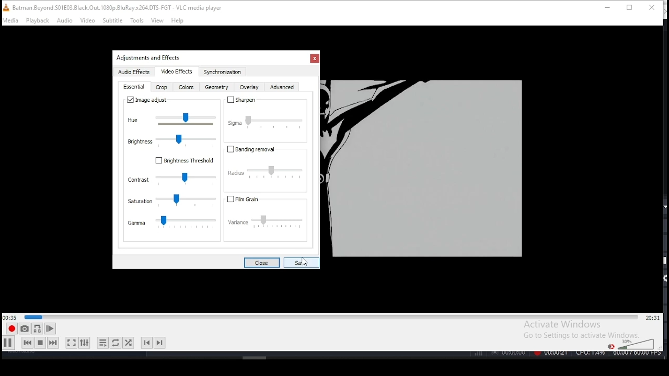 This screenshot has height=376, width=669. I want to click on geometry, so click(216, 89).